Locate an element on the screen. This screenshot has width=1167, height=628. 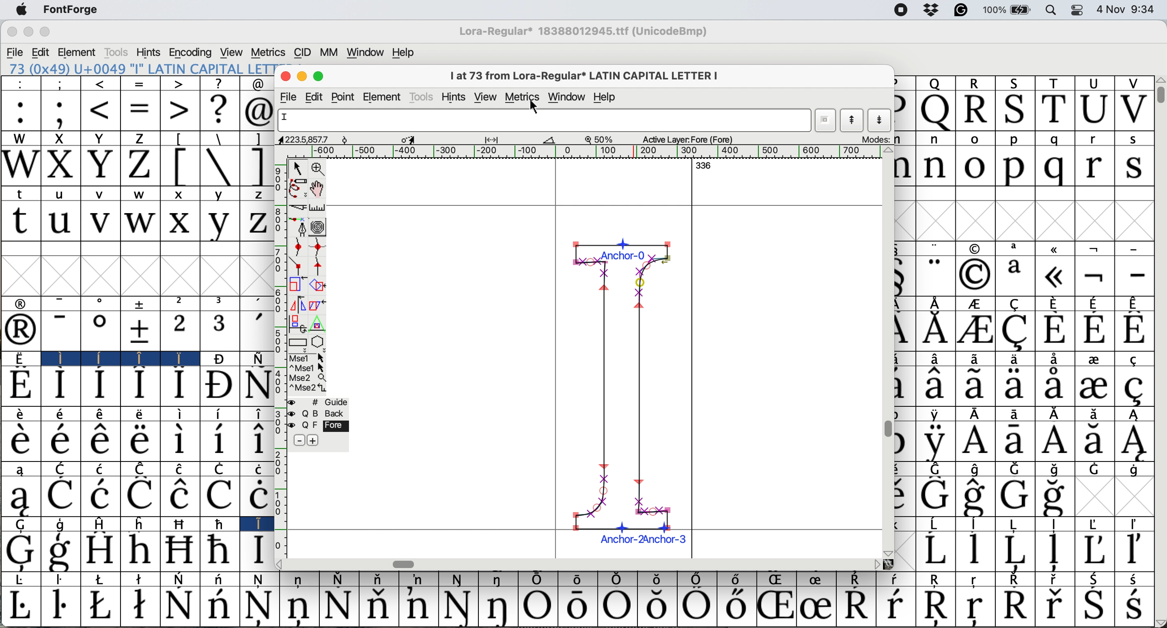
window is located at coordinates (366, 53).